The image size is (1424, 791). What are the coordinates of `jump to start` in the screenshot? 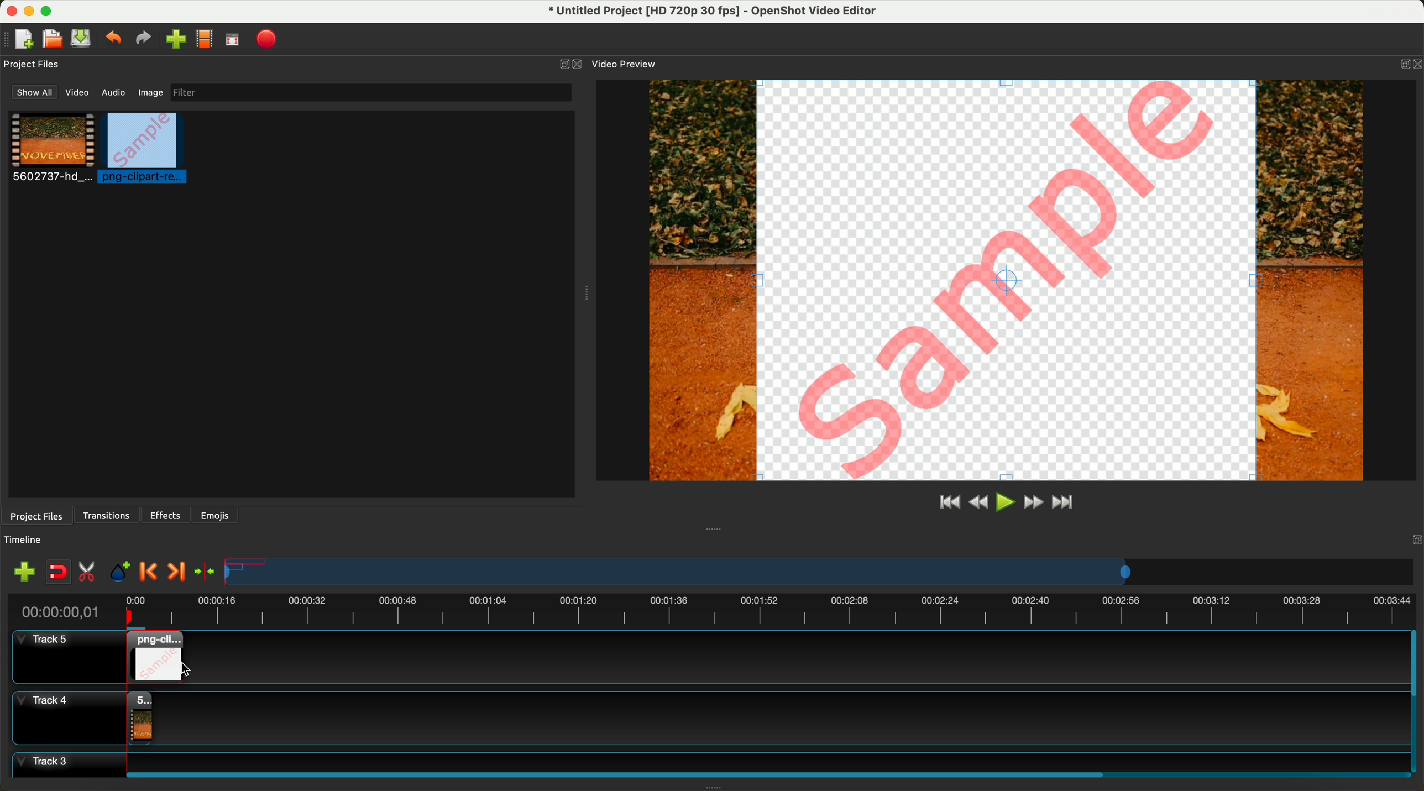 It's located at (950, 503).